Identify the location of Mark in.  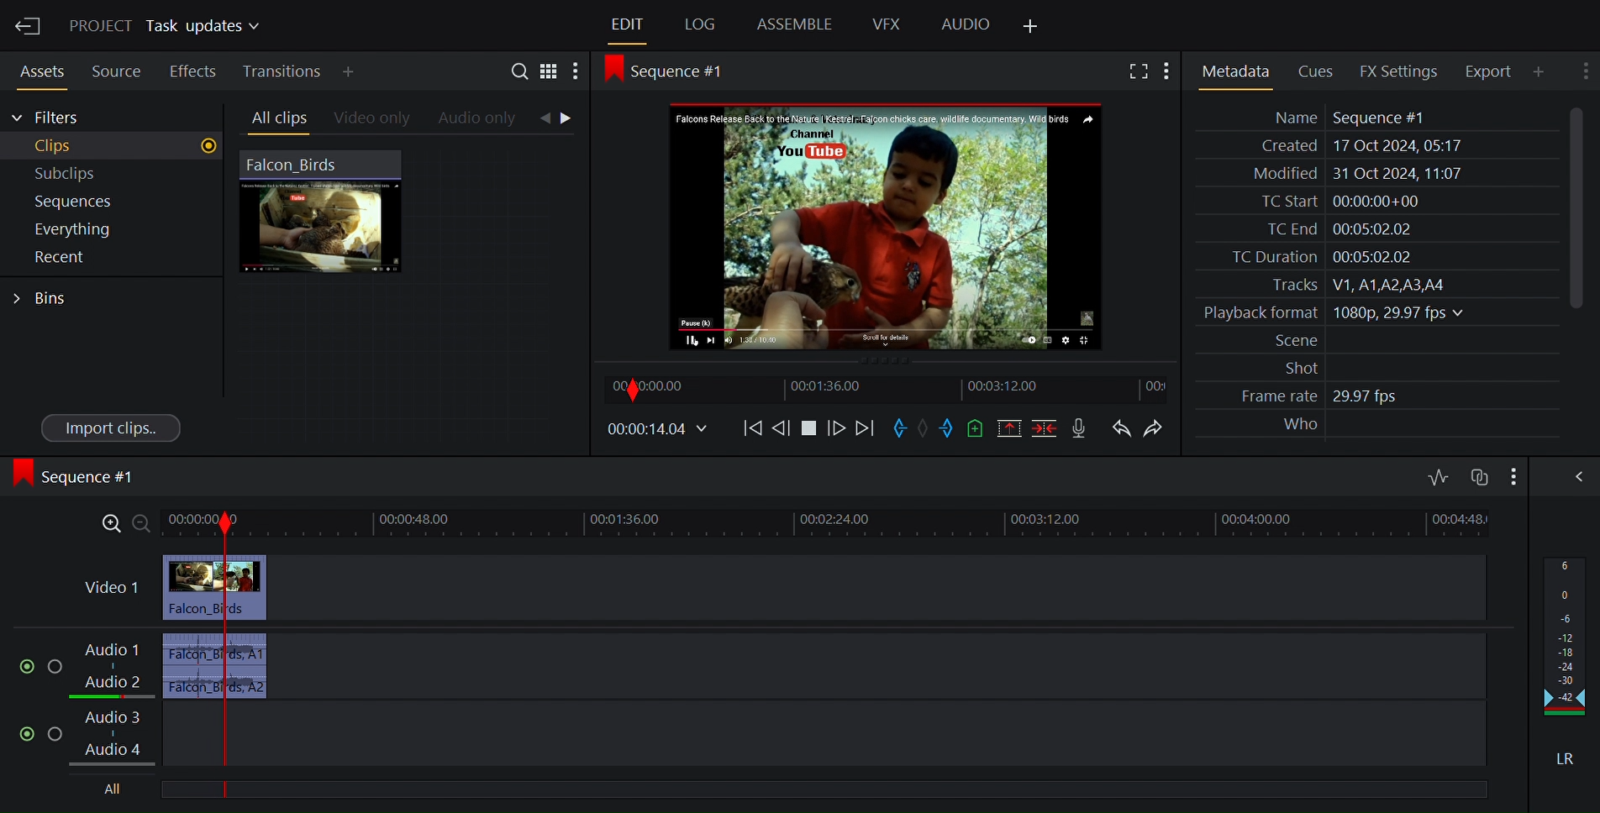
(897, 428).